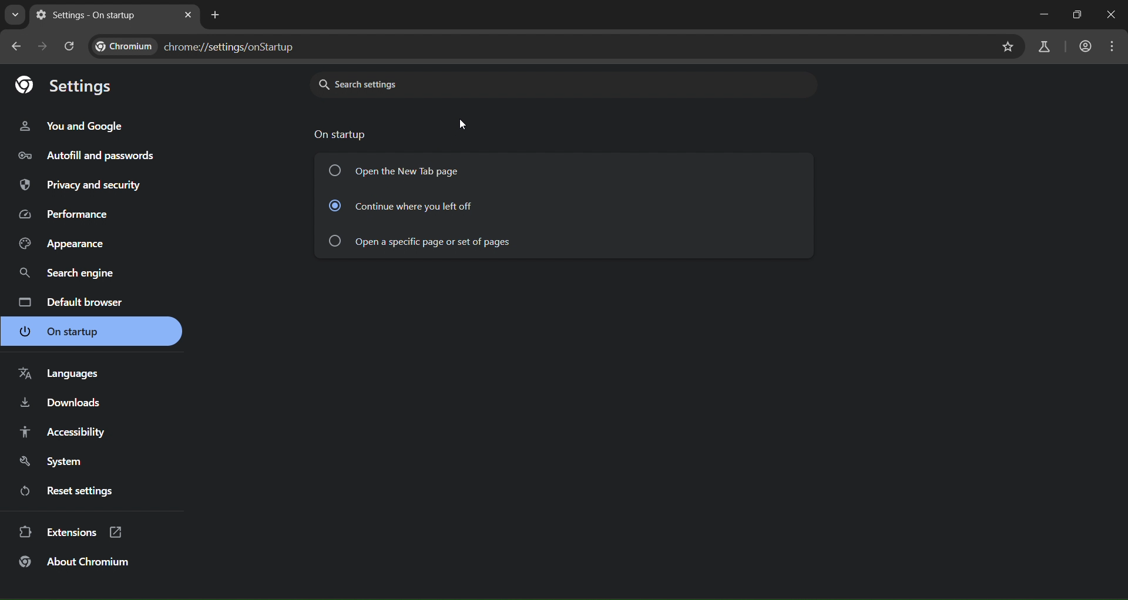 The width and height of the screenshot is (1128, 600). What do you see at coordinates (1009, 45) in the screenshot?
I see `bookmark page` at bounding box center [1009, 45].